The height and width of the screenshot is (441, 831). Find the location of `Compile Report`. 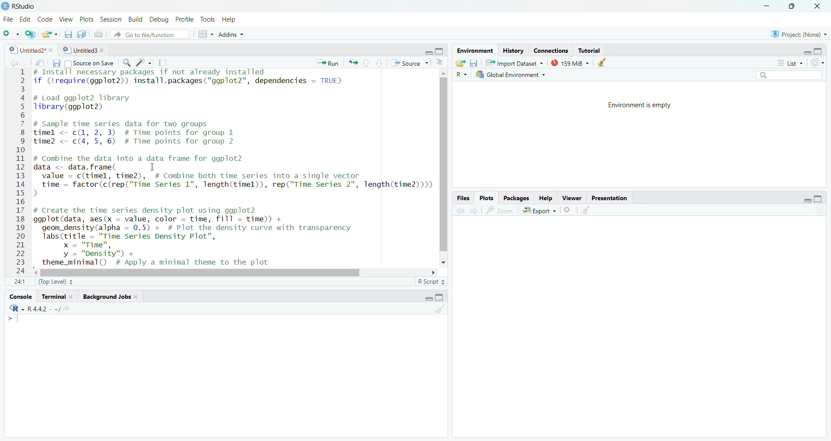

Compile Report is located at coordinates (163, 63).